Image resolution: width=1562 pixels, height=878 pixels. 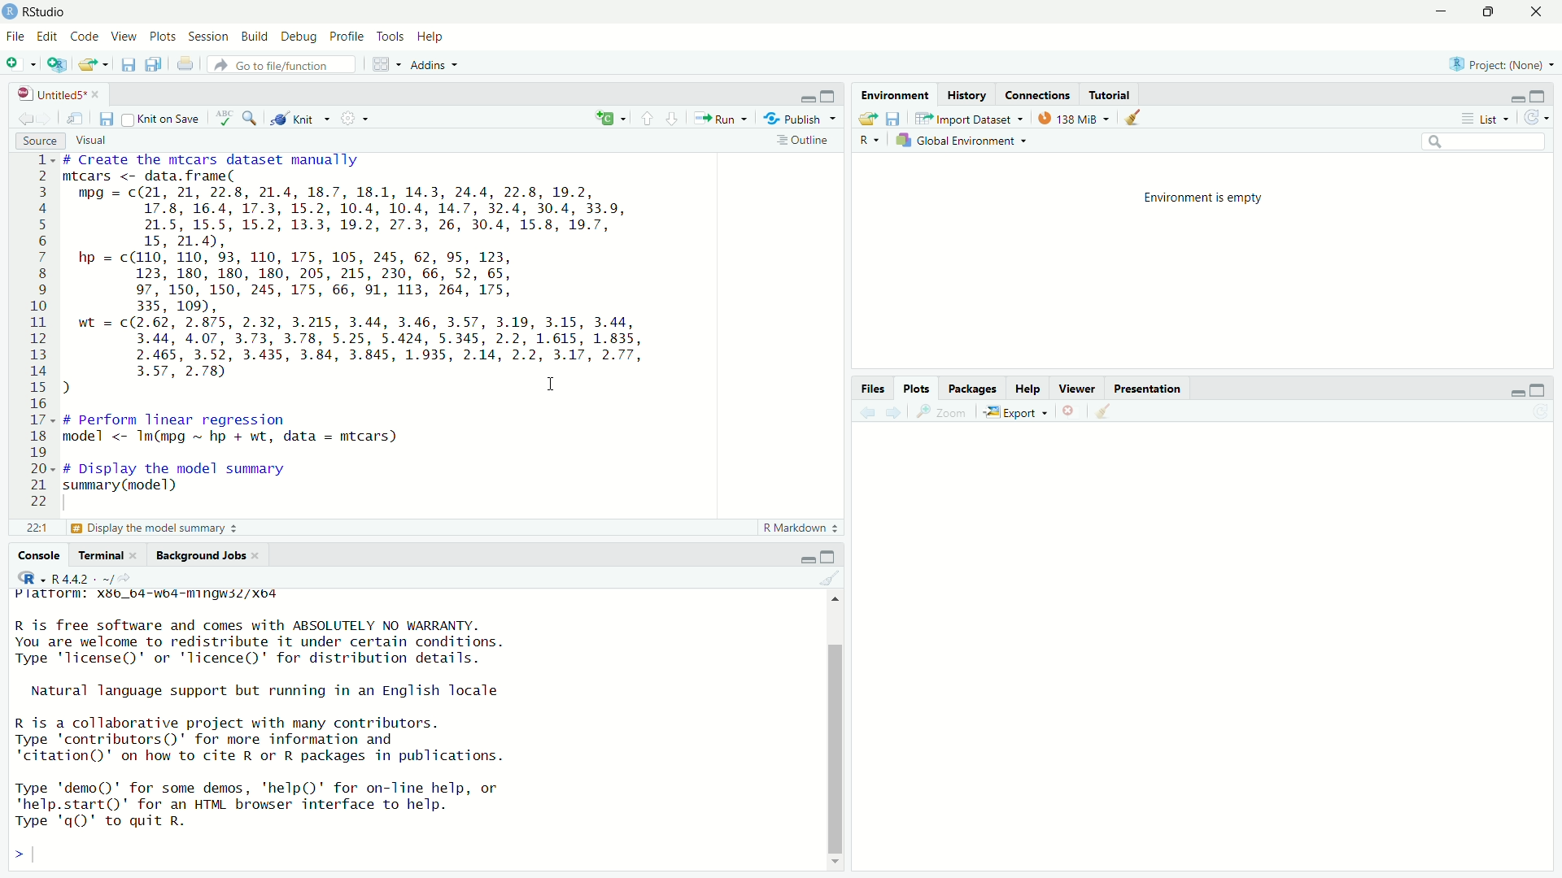 What do you see at coordinates (382, 64) in the screenshot?
I see `workspace panes` at bounding box center [382, 64].